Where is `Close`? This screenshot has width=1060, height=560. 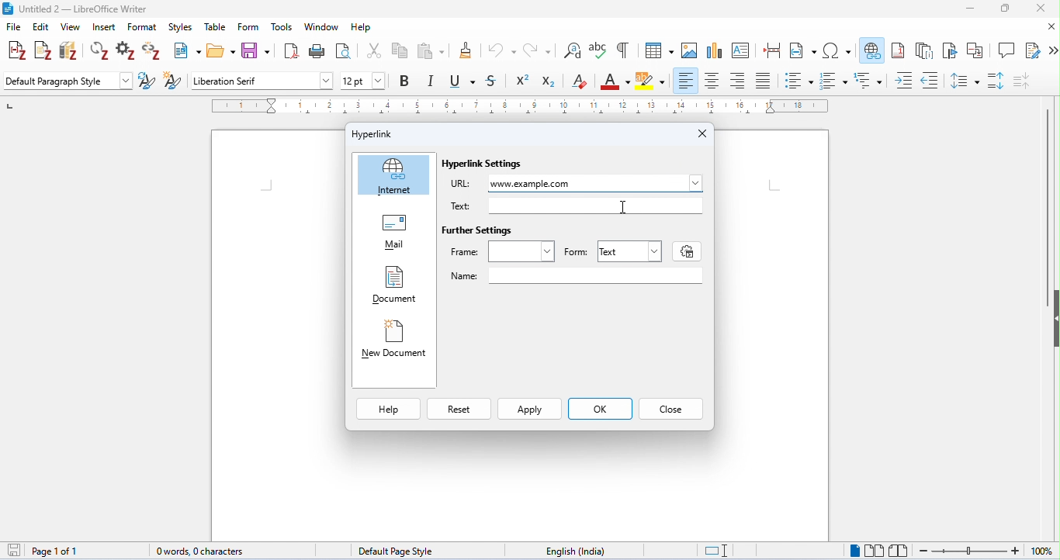
Close is located at coordinates (676, 408).